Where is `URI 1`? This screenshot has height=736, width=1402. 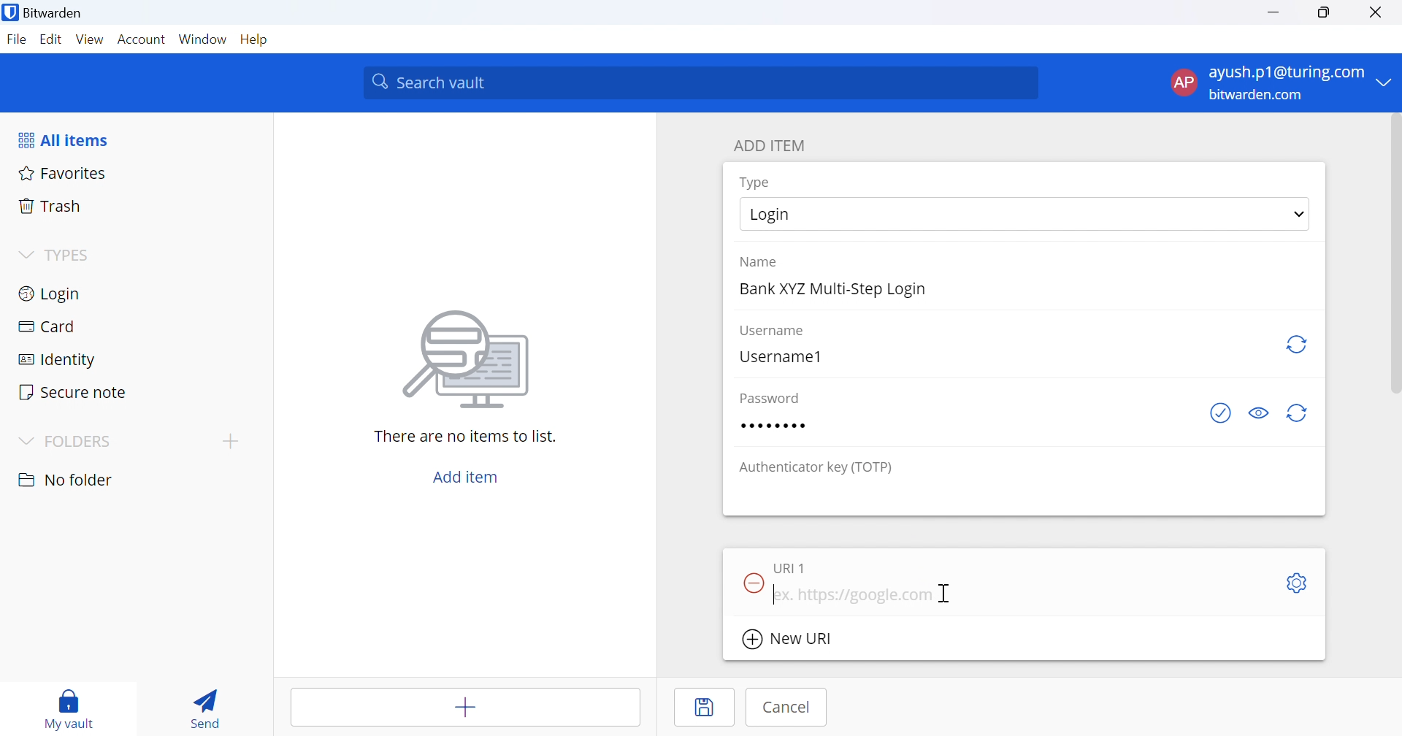
URI 1 is located at coordinates (792, 565).